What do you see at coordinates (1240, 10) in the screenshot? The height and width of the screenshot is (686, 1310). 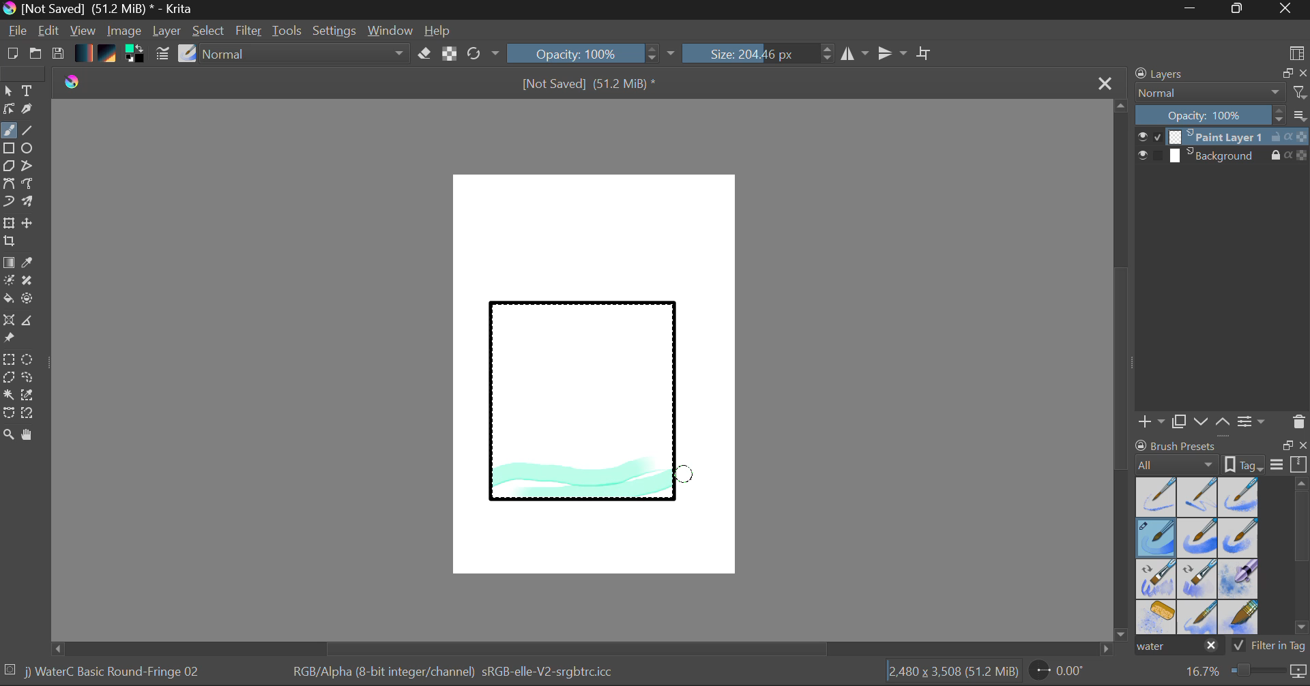 I see `Minimize` at bounding box center [1240, 10].